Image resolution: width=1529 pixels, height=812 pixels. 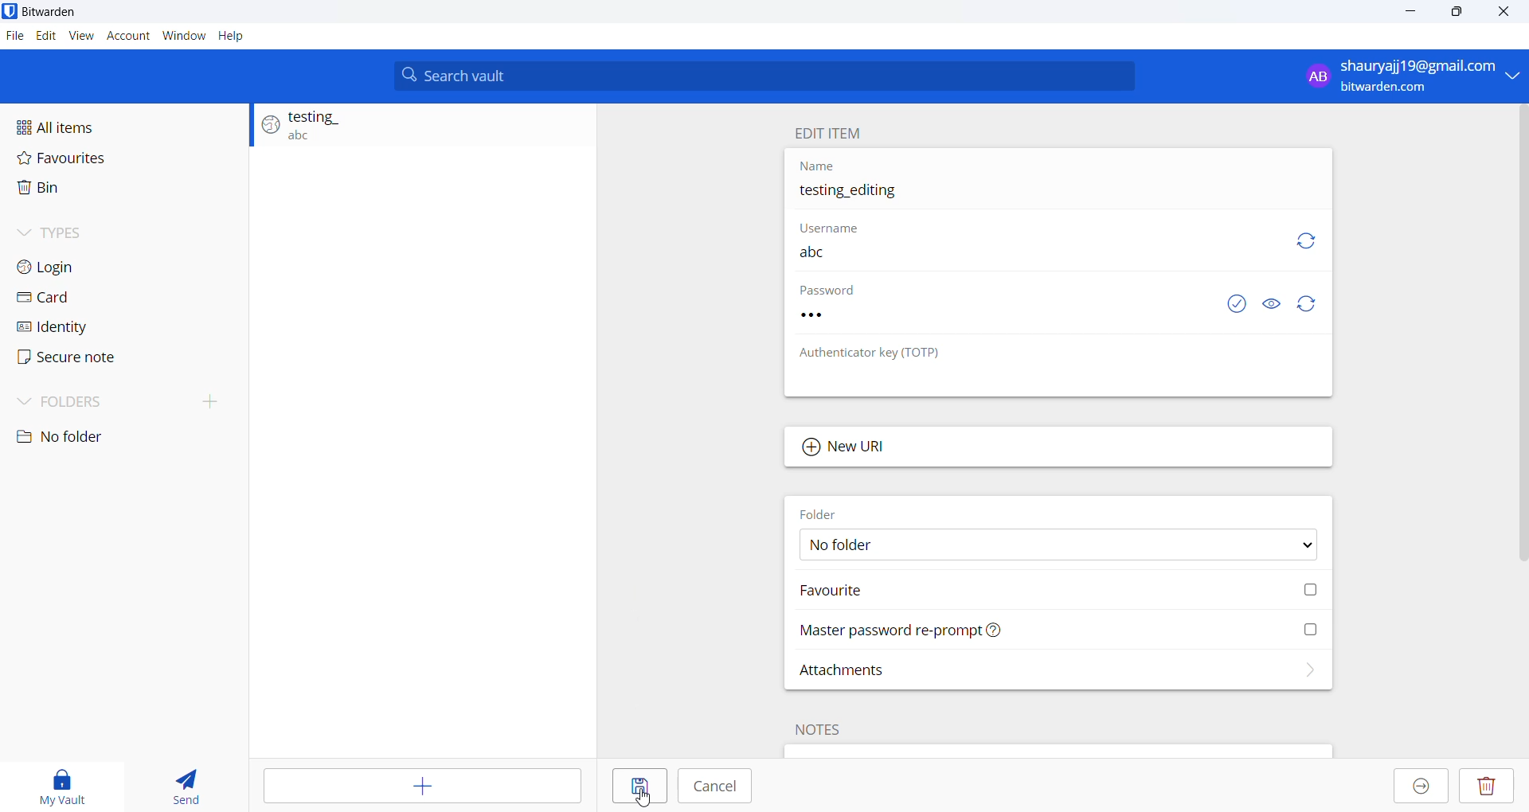 I want to click on Refresh, so click(x=1308, y=306).